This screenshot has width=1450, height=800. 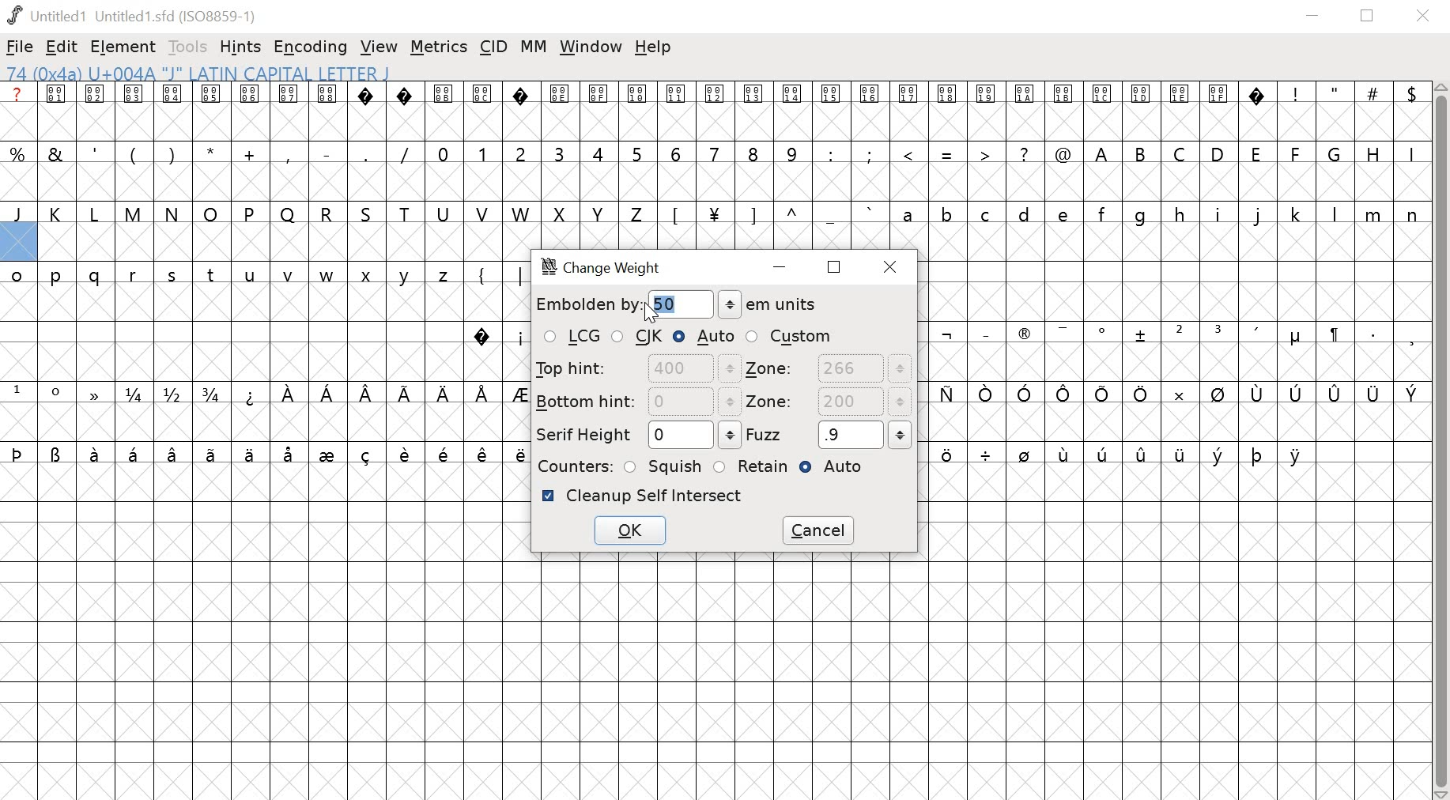 I want to click on ZONE, so click(x=828, y=403).